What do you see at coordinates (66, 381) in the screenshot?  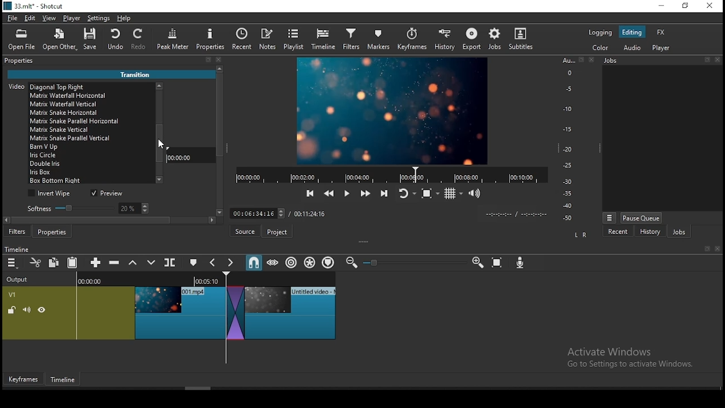 I see `Timeframe` at bounding box center [66, 381].